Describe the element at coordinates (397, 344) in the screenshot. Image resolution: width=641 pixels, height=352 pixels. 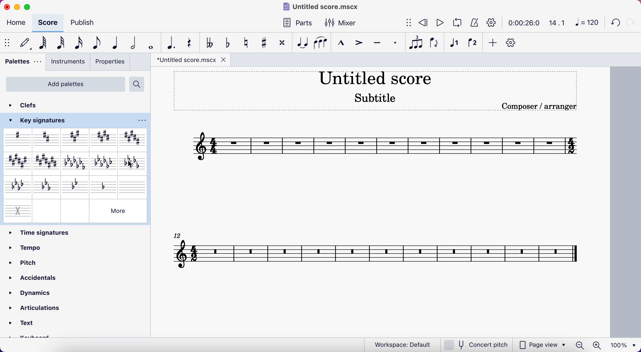
I see `workspace: default` at that location.